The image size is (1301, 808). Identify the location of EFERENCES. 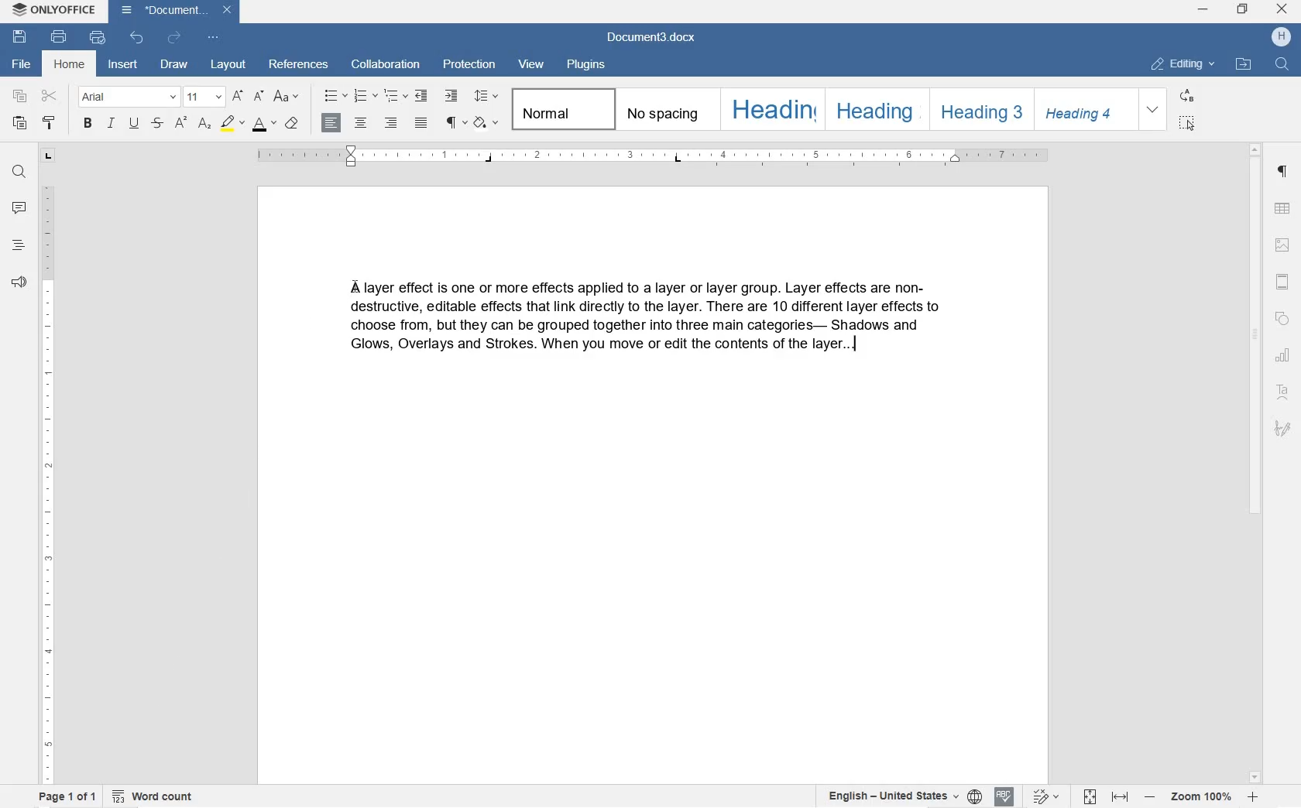
(299, 64).